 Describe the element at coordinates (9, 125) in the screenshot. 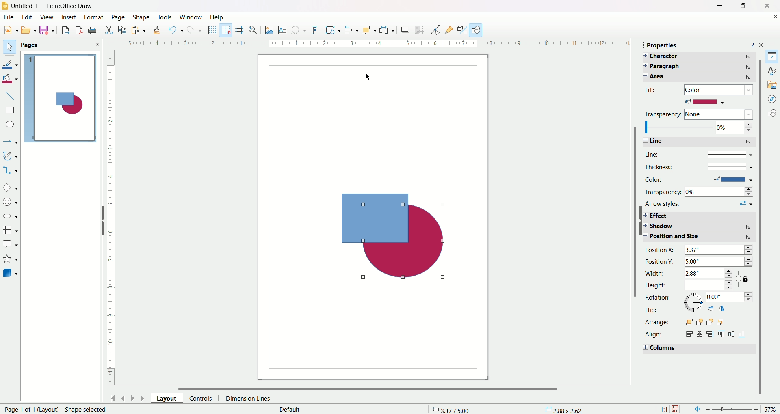

I see `ellipse` at that location.